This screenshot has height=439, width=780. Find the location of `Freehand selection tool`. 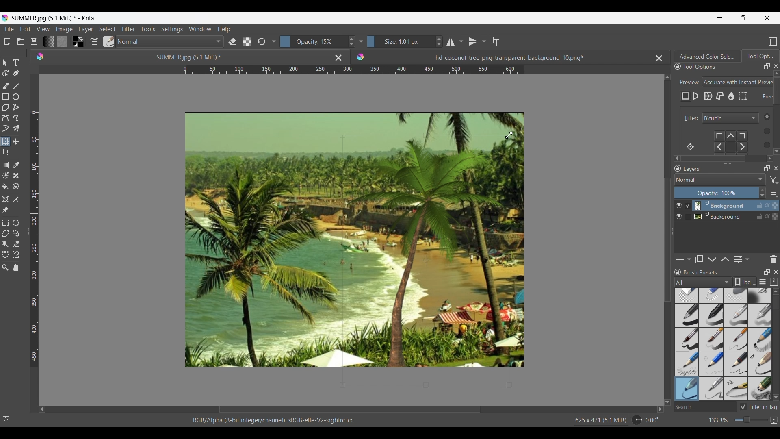

Freehand selection tool is located at coordinates (15, 233).